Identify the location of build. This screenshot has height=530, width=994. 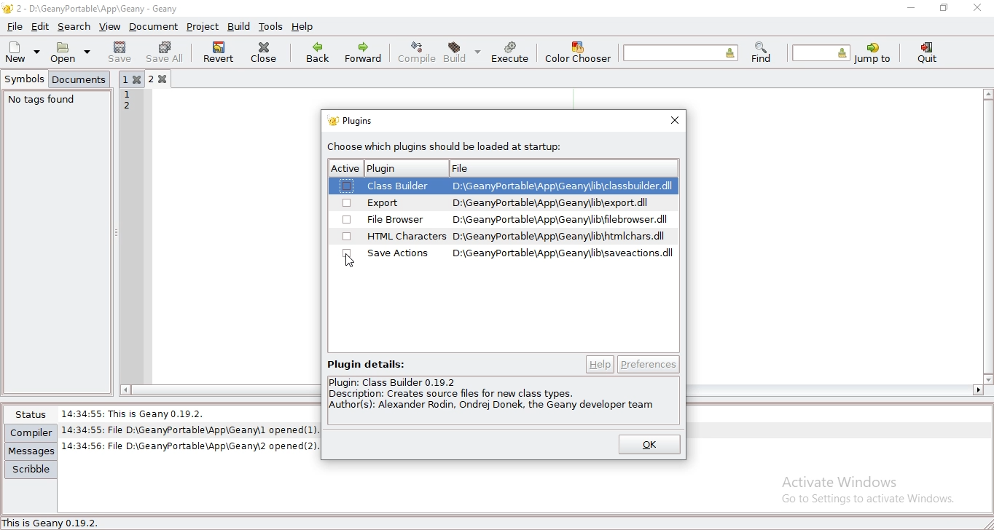
(240, 27).